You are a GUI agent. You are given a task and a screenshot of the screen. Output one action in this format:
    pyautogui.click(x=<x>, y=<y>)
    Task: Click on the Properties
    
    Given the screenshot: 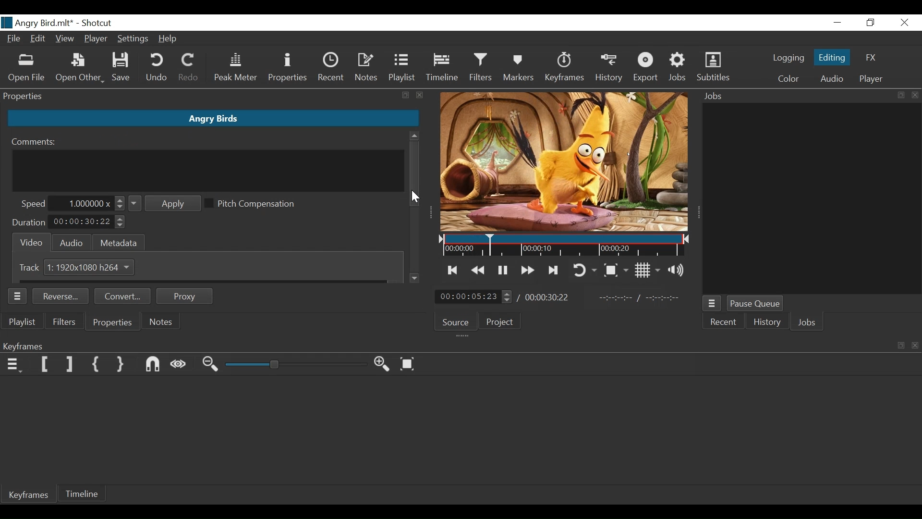 What is the action you would take?
    pyautogui.click(x=287, y=69)
    